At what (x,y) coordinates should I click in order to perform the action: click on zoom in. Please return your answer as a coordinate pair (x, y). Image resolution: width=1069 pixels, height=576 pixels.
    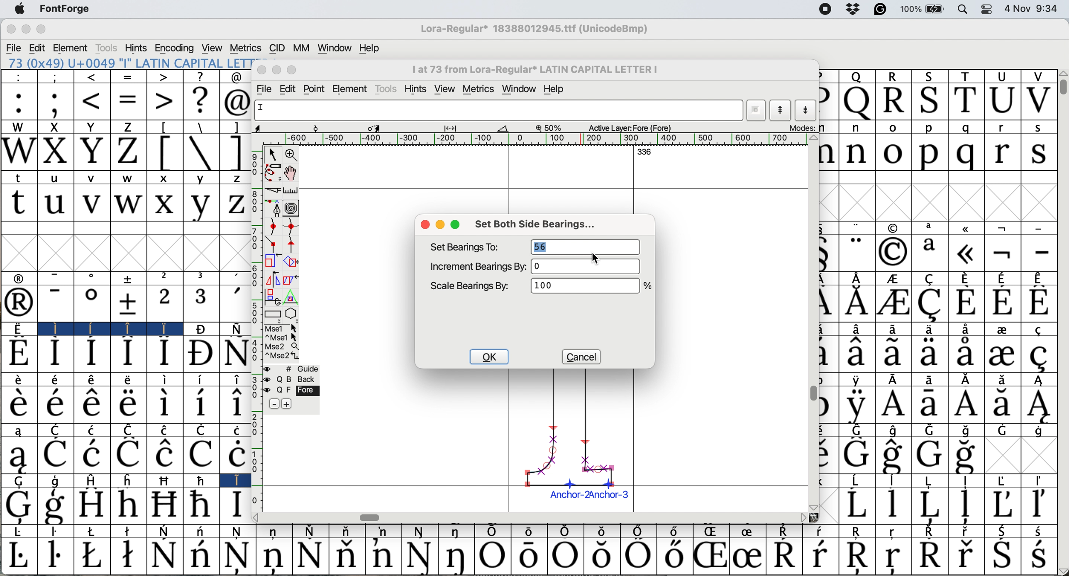
    Looking at the image, I should click on (291, 154).